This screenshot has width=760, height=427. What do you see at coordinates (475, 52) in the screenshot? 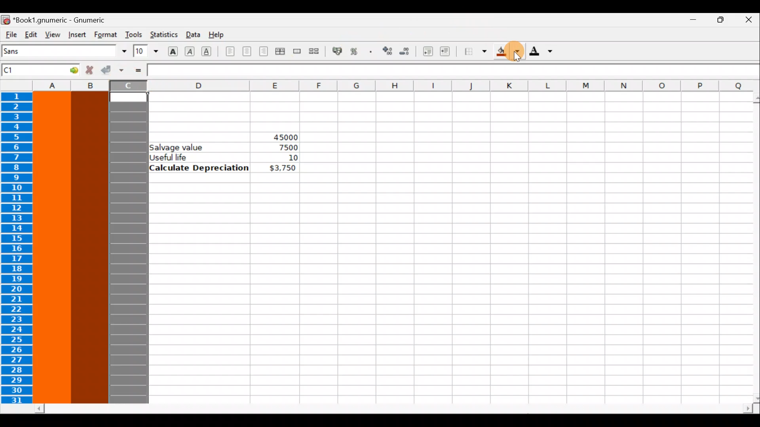
I see `Borders` at bounding box center [475, 52].